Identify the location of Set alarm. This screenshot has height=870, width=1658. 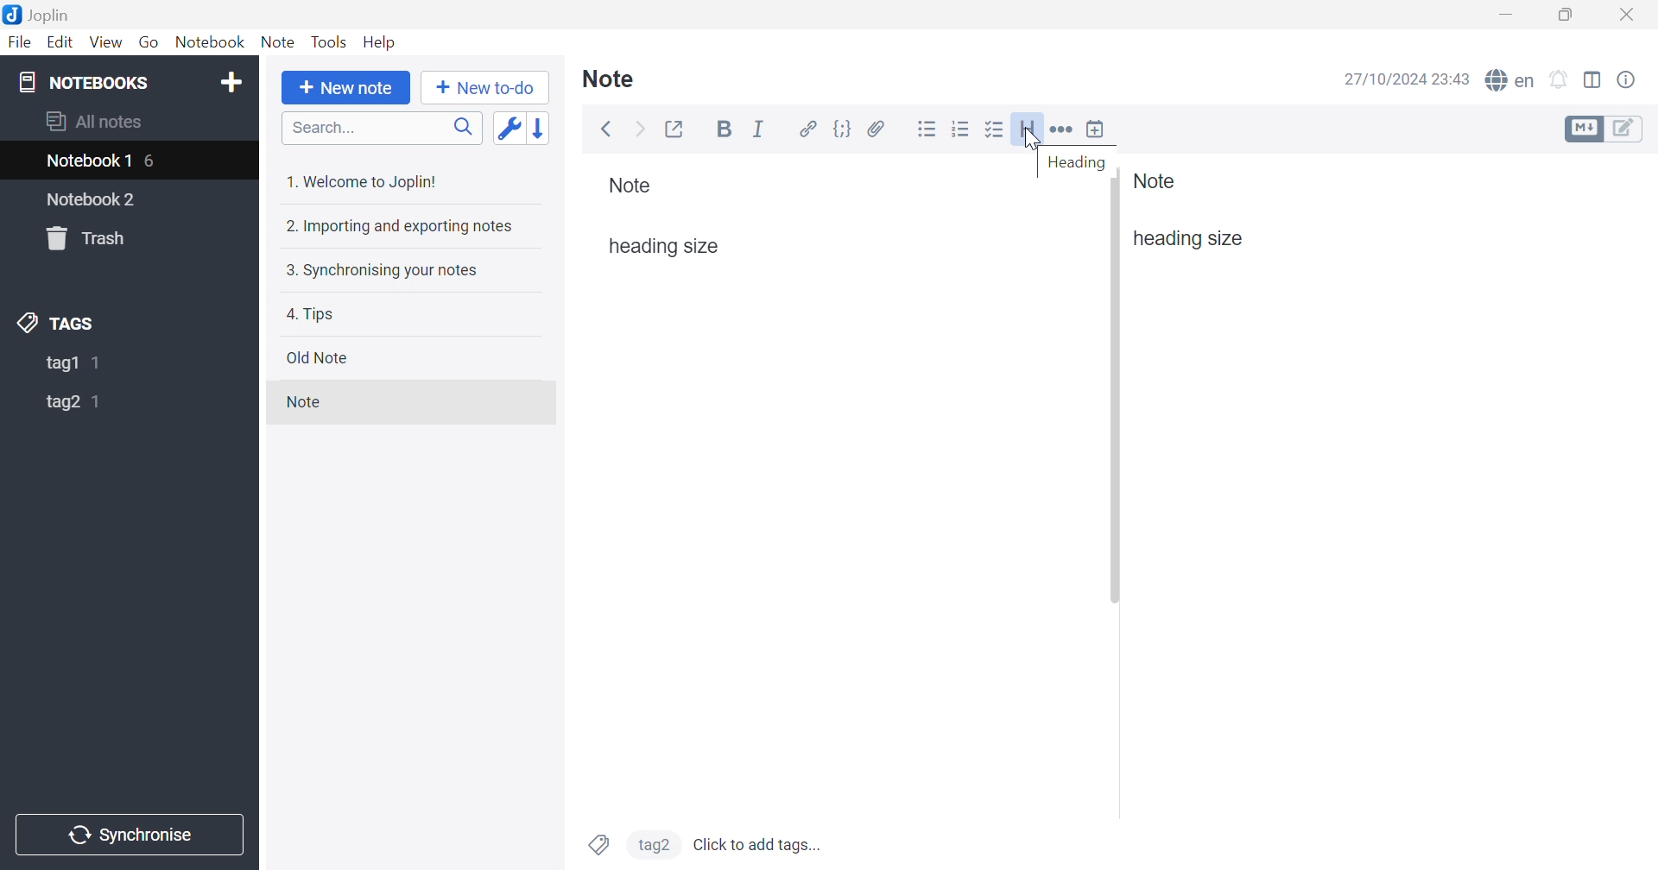
(1560, 79).